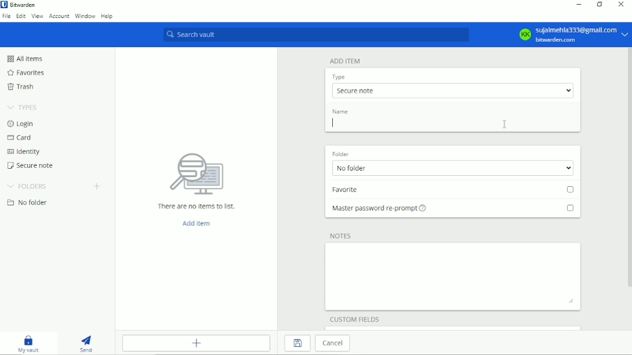 Image resolution: width=632 pixels, height=355 pixels. What do you see at coordinates (19, 138) in the screenshot?
I see `Card` at bounding box center [19, 138].